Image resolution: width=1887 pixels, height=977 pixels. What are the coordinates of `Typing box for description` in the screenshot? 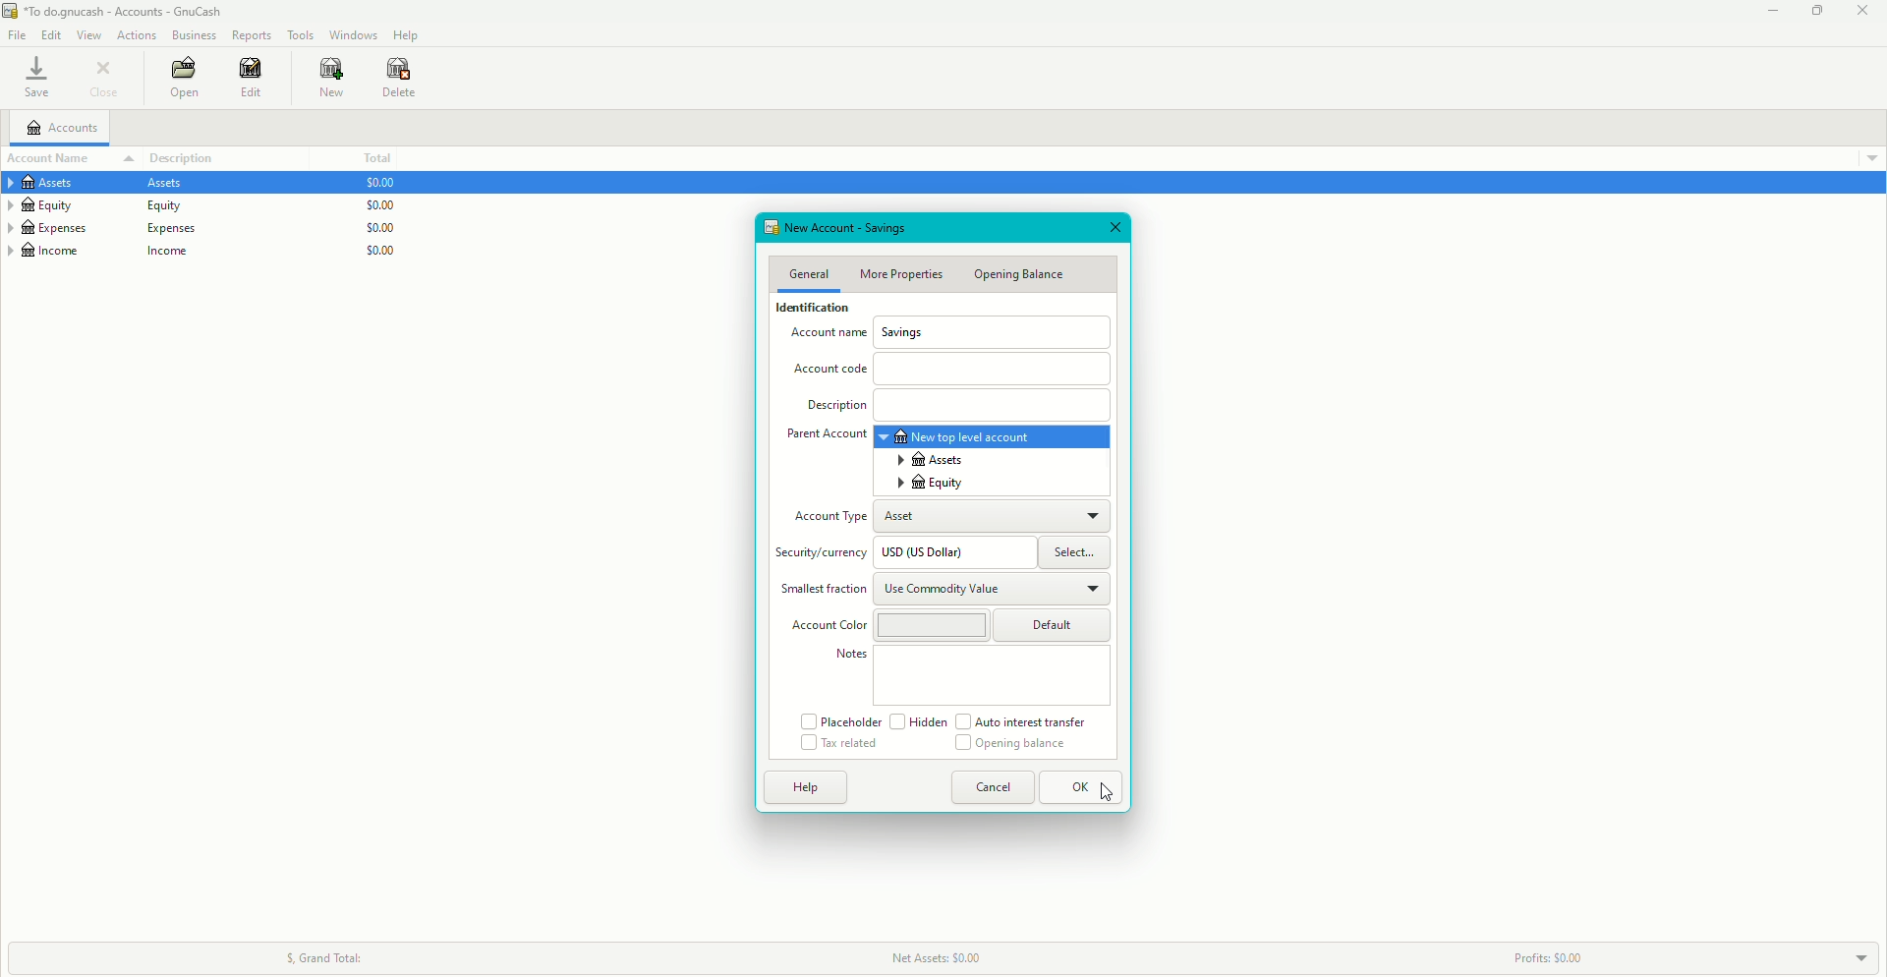 It's located at (993, 406).